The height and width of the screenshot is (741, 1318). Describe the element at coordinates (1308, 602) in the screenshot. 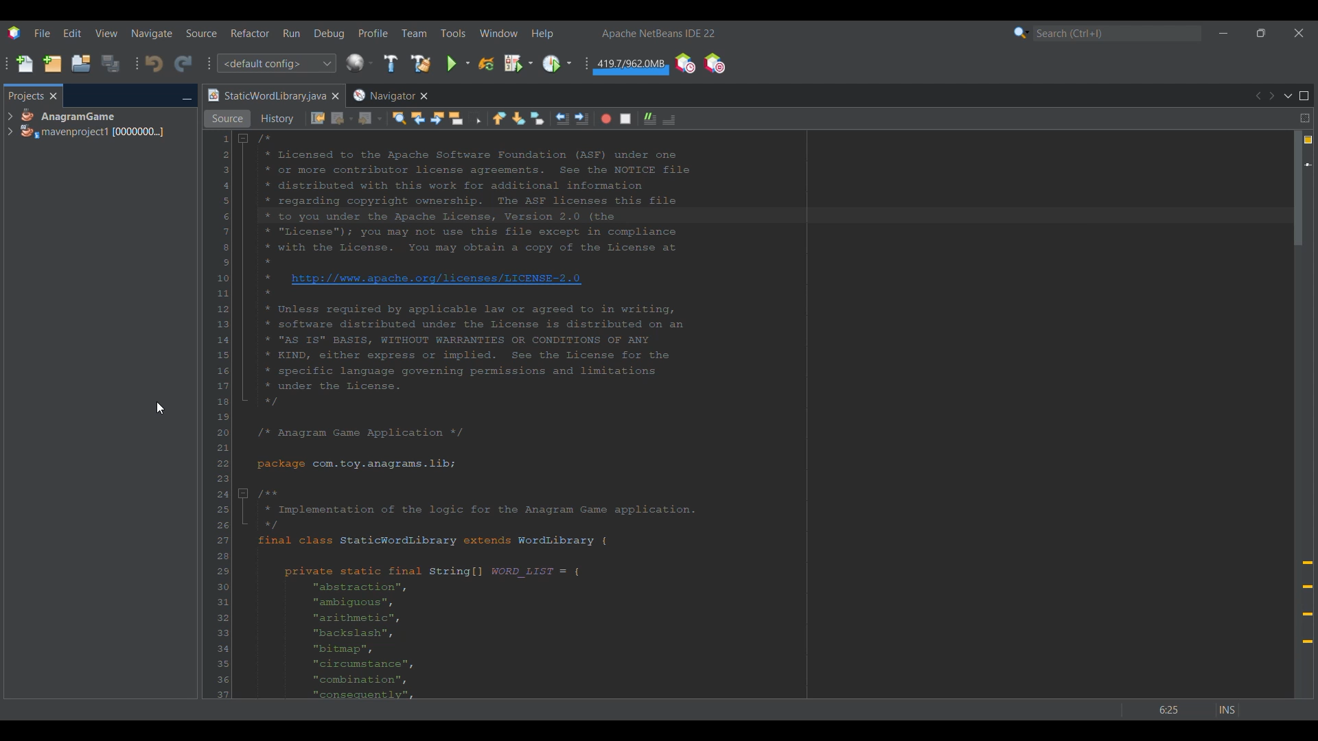

I see `Add @override annotation` at that location.